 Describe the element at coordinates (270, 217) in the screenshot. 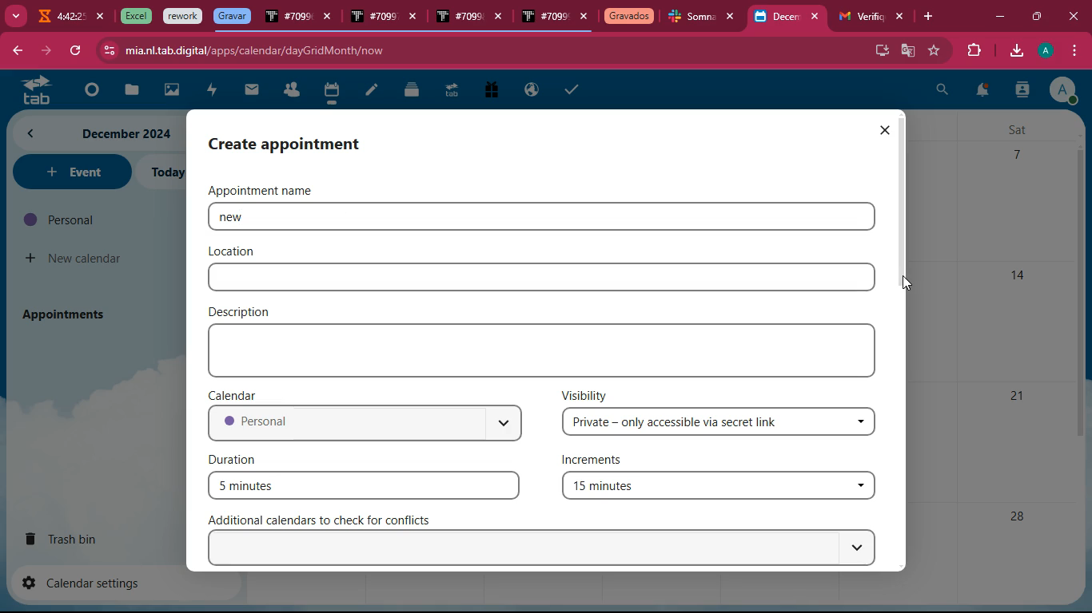

I see `appointment name` at that location.